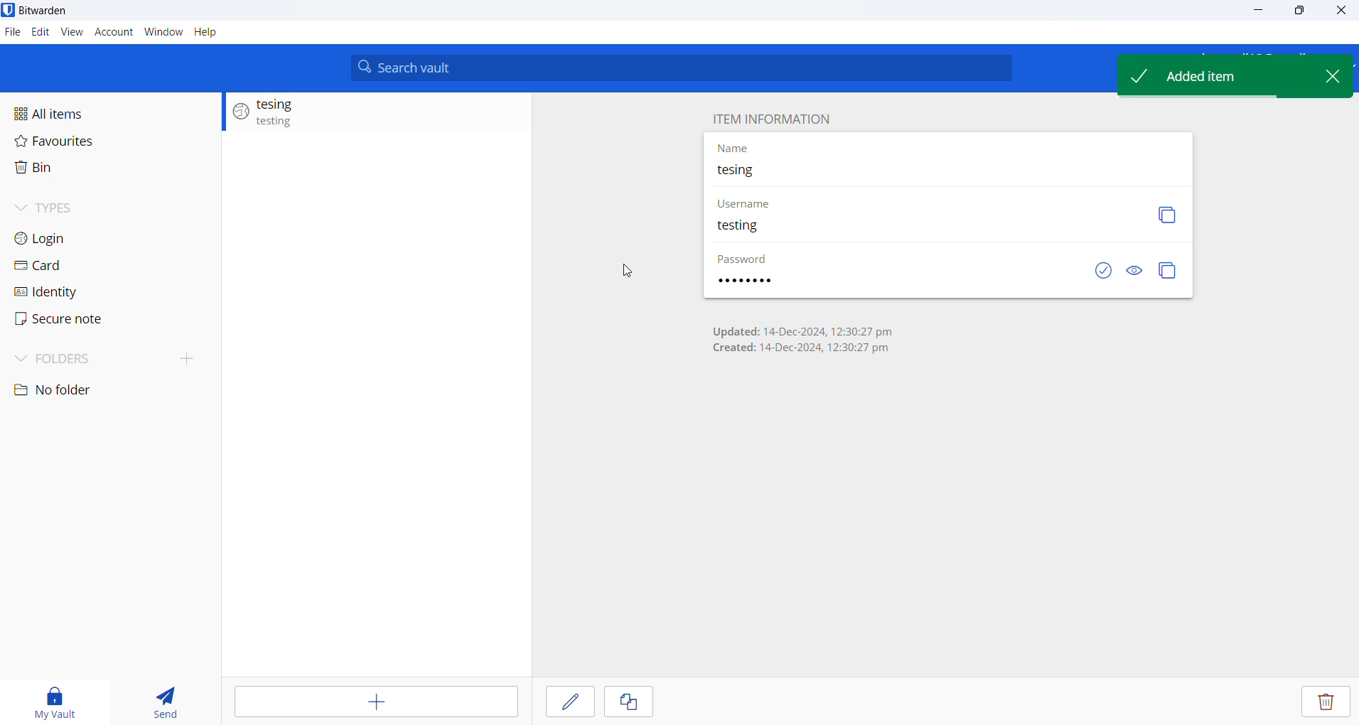  What do you see at coordinates (163, 33) in the screenshot?
I see `window` at bounding box center [163, 33].